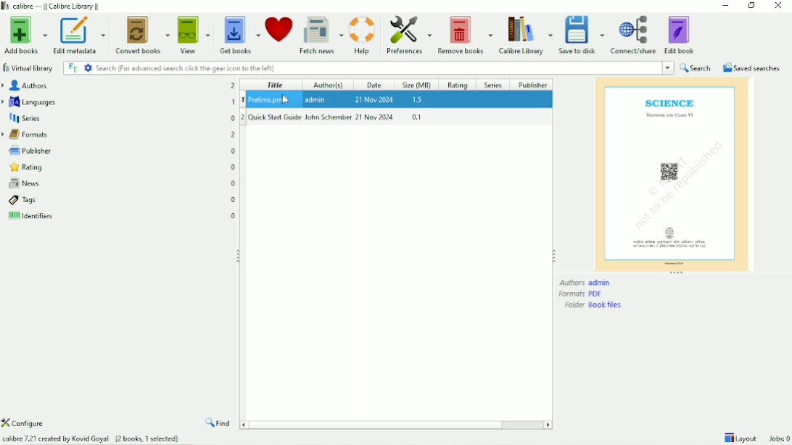  I want to click on Series, so click(494, 84).